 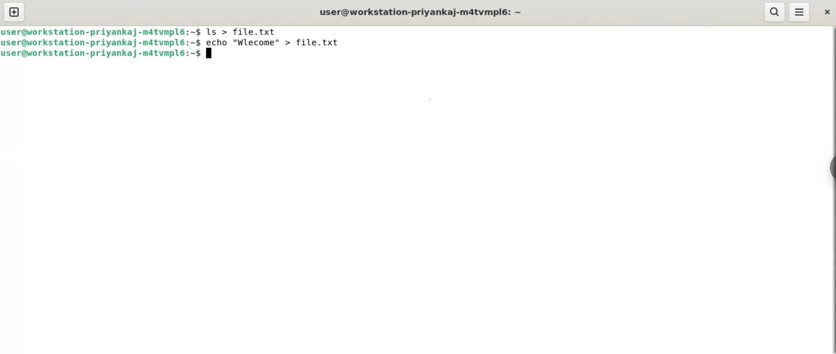 What do you see at coordinates (248, 31) in the screenshot?
I see `ls > file.txt` at bounding box center [248, 31].